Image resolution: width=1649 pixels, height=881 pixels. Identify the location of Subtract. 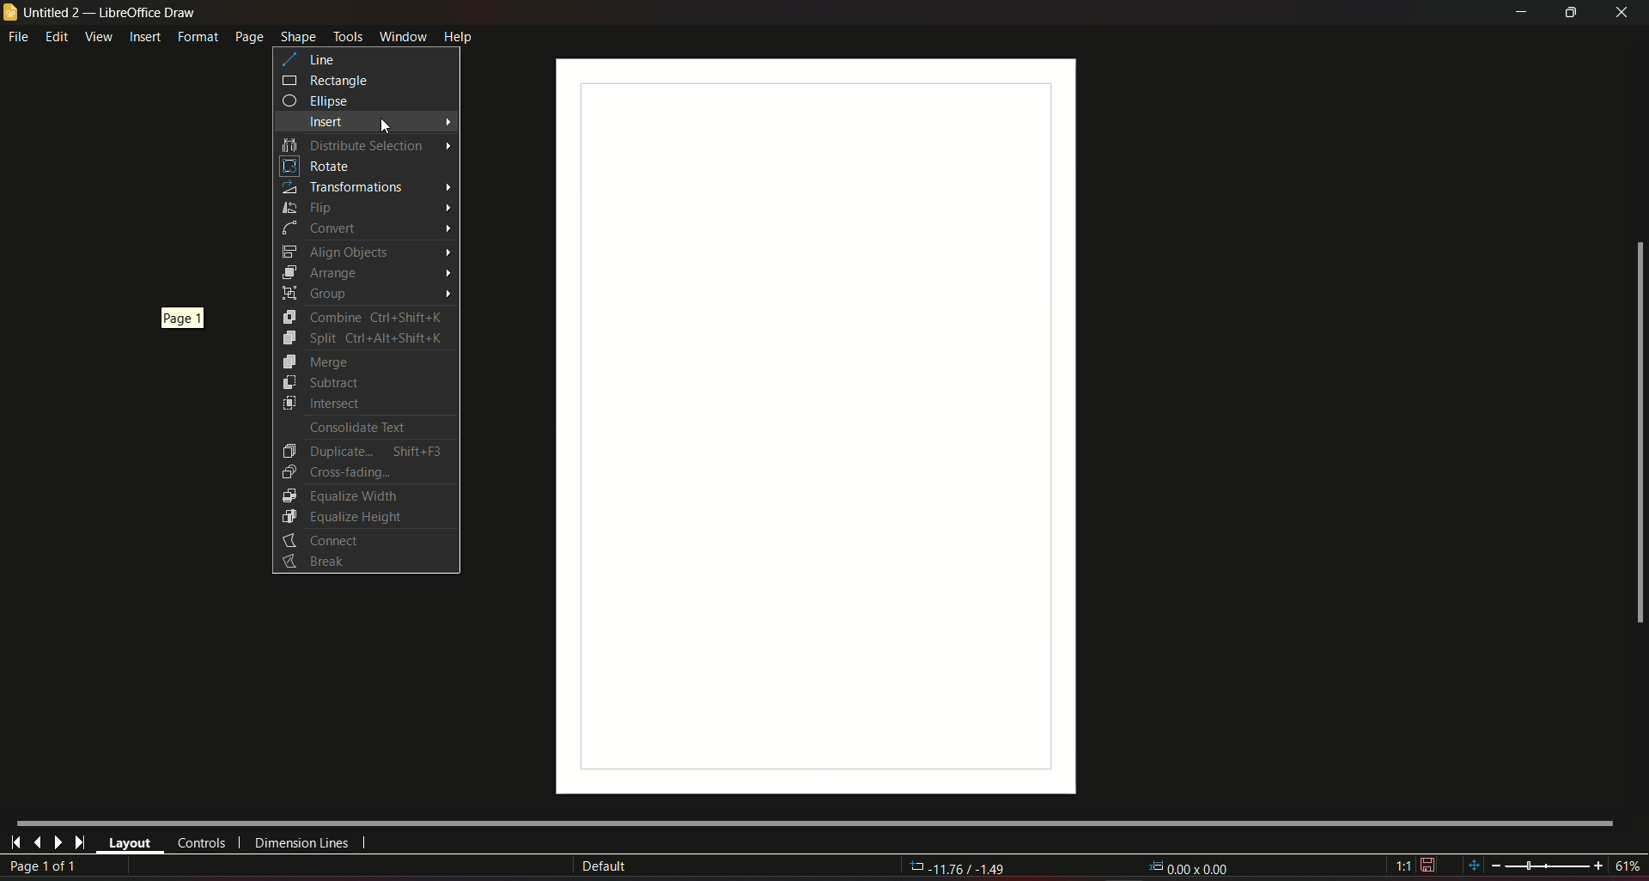
(321, 382).